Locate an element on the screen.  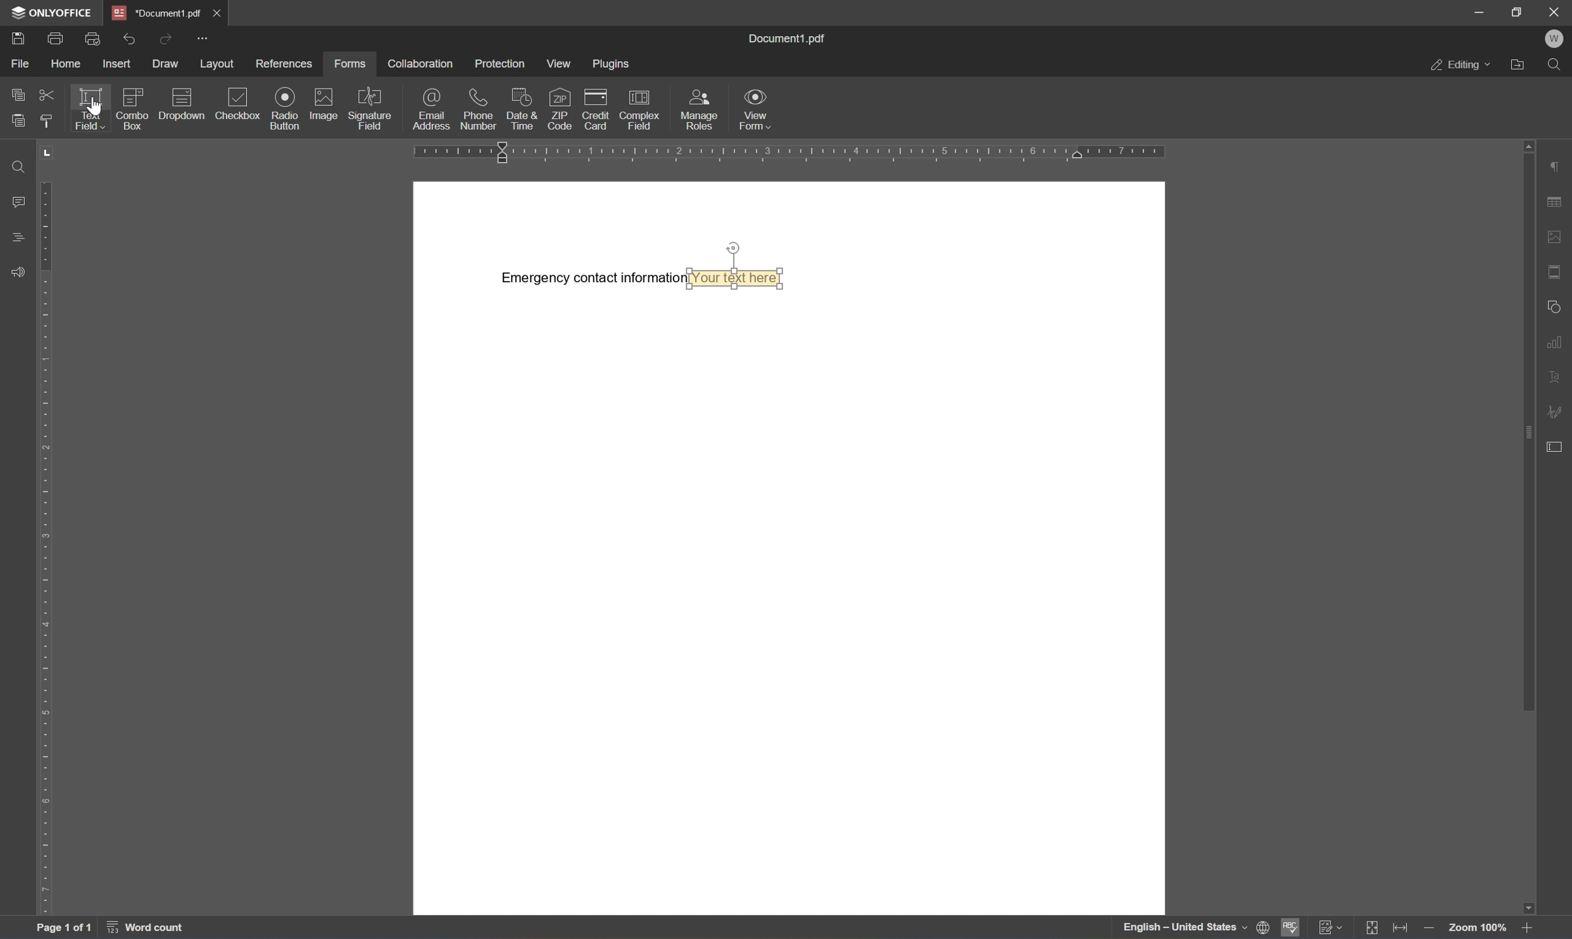
text field is located at coordinates (85, 107).